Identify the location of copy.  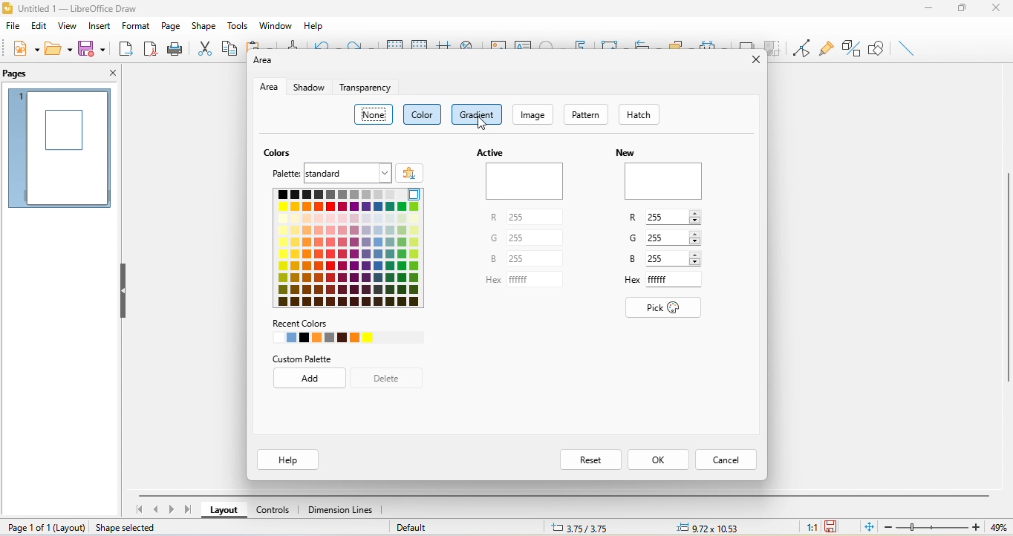
(229, 48).